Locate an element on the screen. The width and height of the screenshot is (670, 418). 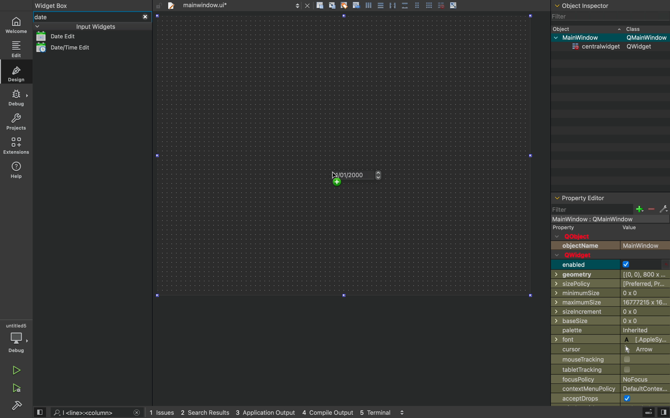
design area is located at coordinates (343, 155).